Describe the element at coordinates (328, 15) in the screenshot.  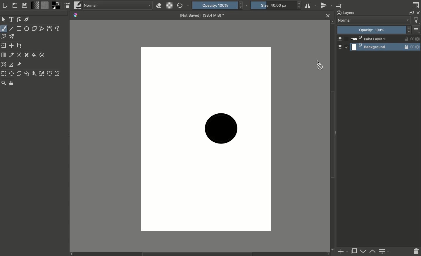
I see `Close` at that location.